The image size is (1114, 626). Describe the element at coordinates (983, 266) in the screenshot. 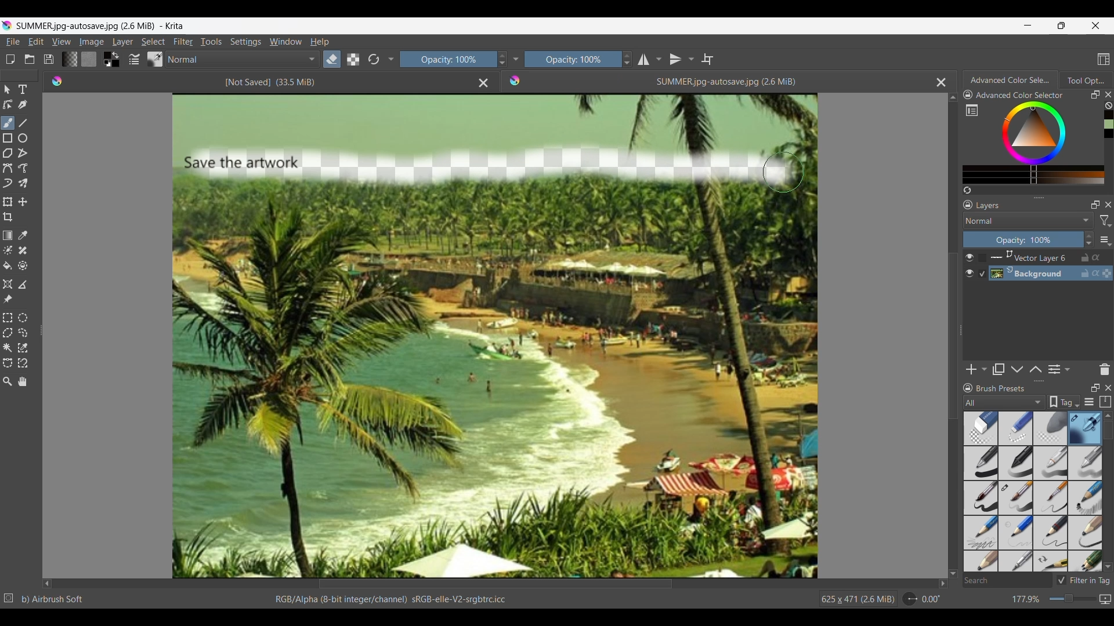

I see `Indicates respective background is selected` at that location.